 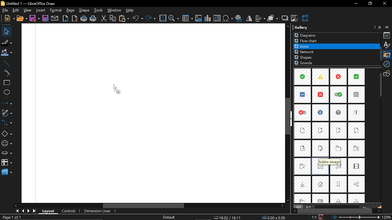 What do you see at coordinates (163, 18) in the screenshot?
I see `grid` at bounding box center [163, 18].